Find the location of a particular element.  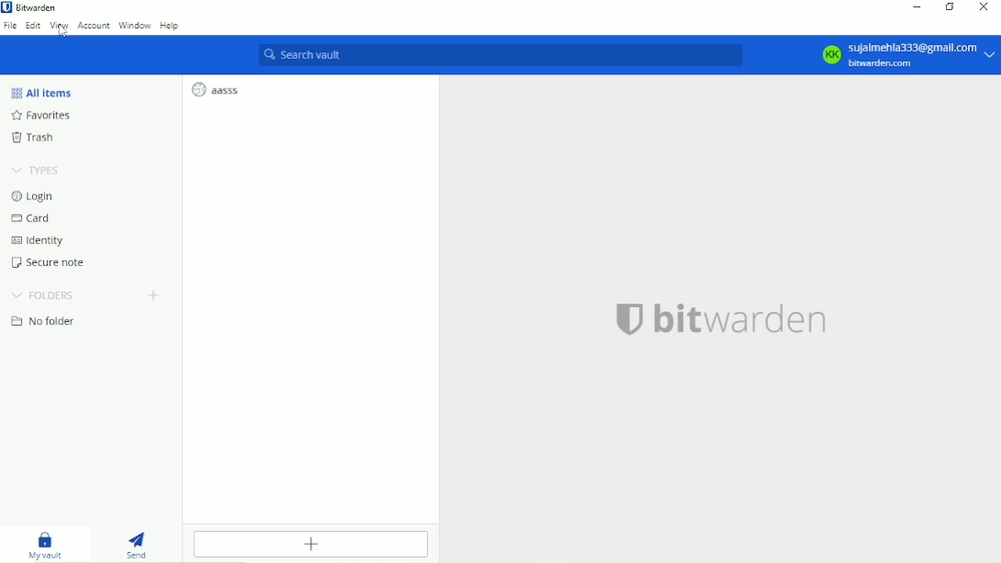

Folders is located at coordinates (46, 295).